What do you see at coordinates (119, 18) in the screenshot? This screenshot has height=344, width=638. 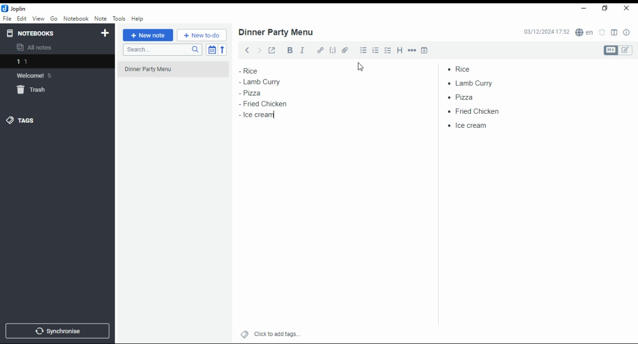 I see `tools` at bounding box center [119, 18].